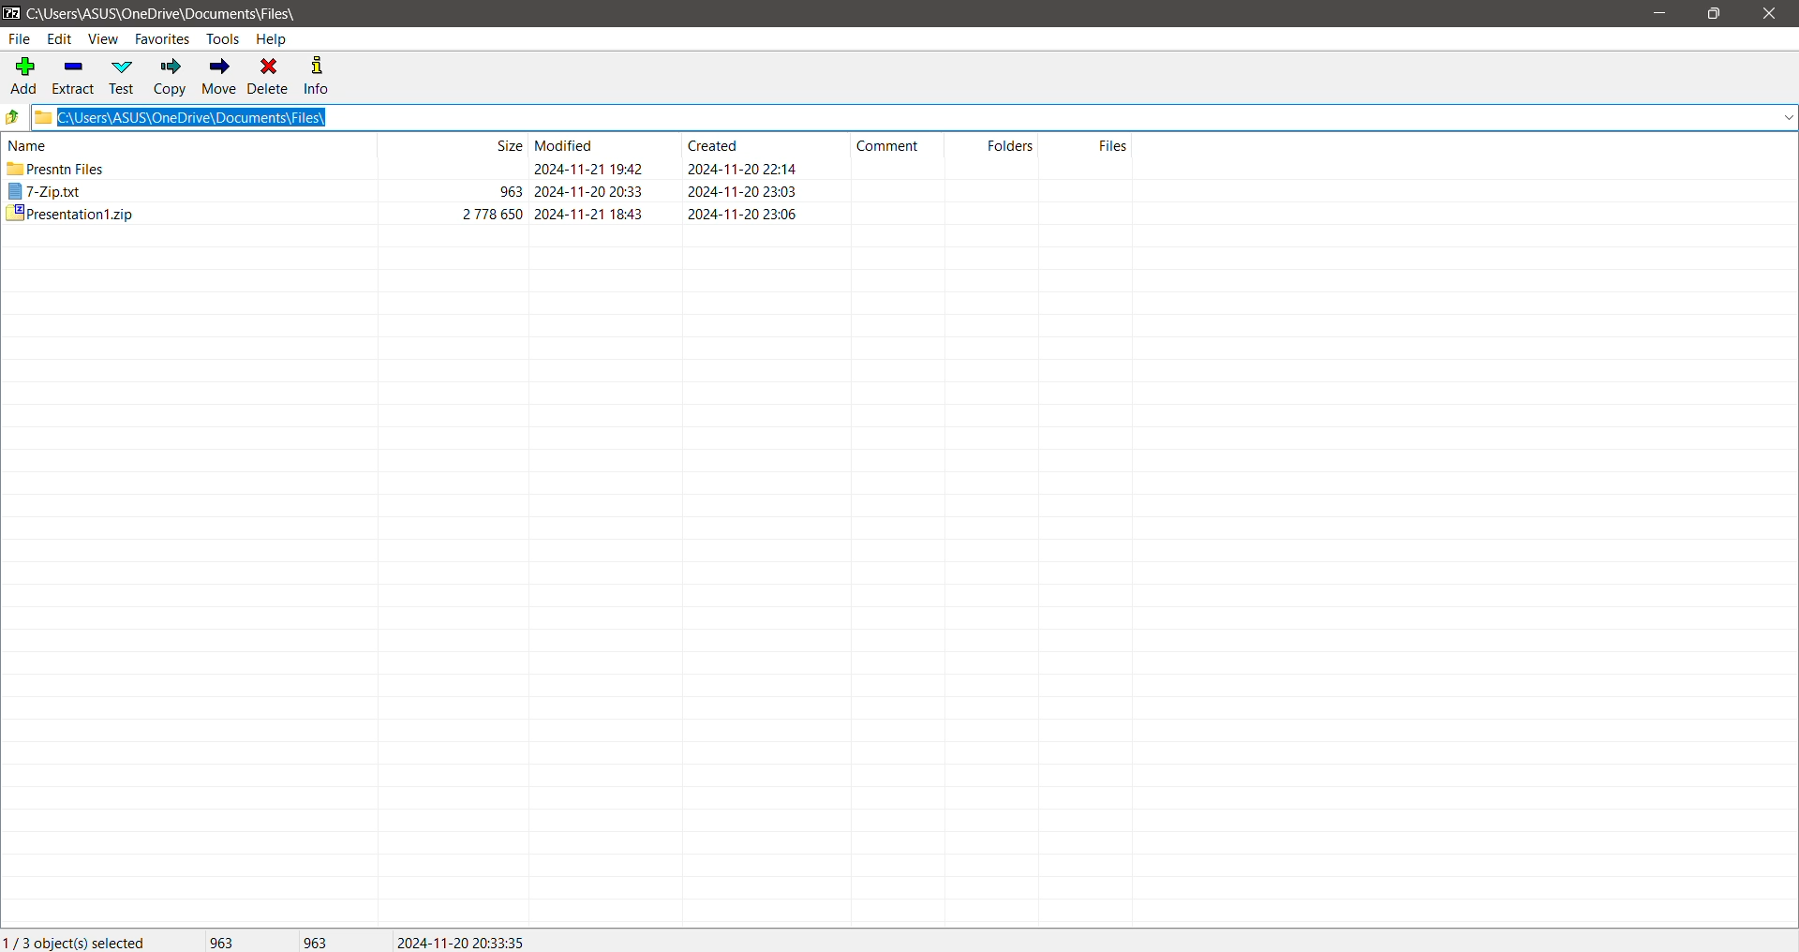 The height and width of the screenshot is (952, 1799). Describe the element at coordinates (270, 76) in the screenshot. I see `Delete` at that location.